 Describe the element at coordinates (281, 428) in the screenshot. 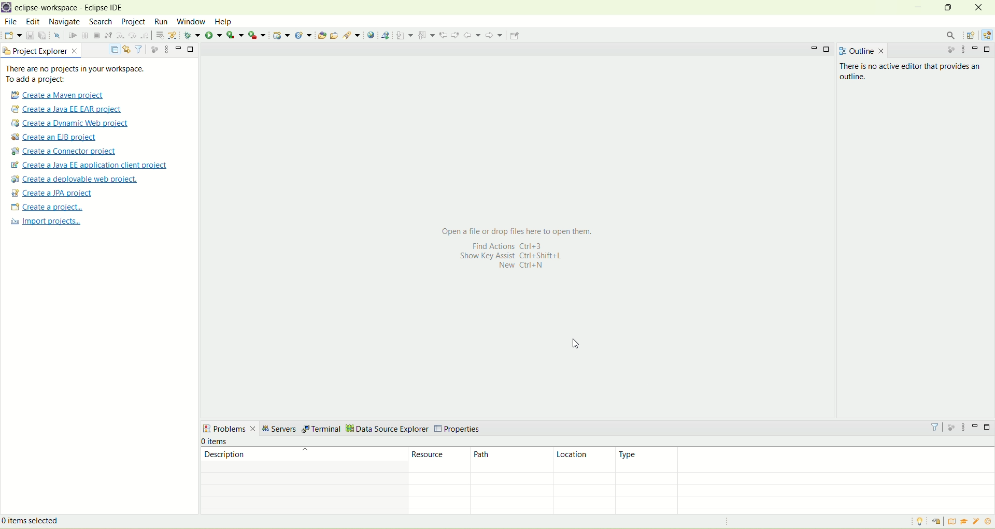

I see `servers` at that location.